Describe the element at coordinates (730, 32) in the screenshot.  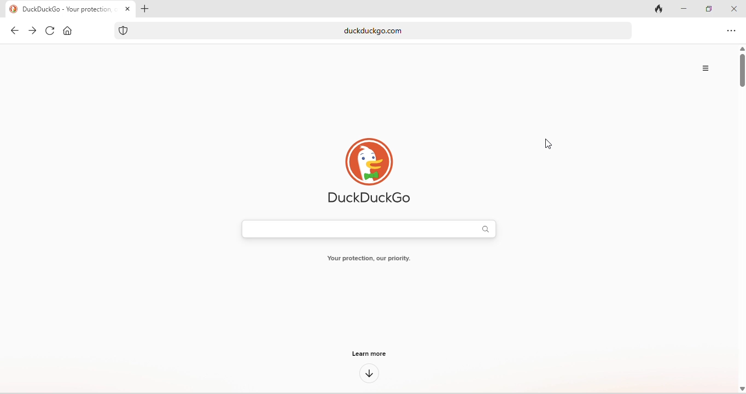
I see `options` at that location.